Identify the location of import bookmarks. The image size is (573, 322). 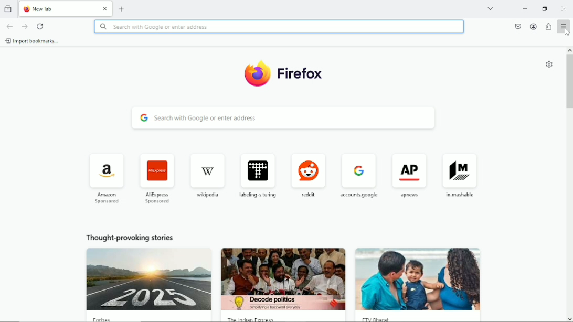
(34, 41).